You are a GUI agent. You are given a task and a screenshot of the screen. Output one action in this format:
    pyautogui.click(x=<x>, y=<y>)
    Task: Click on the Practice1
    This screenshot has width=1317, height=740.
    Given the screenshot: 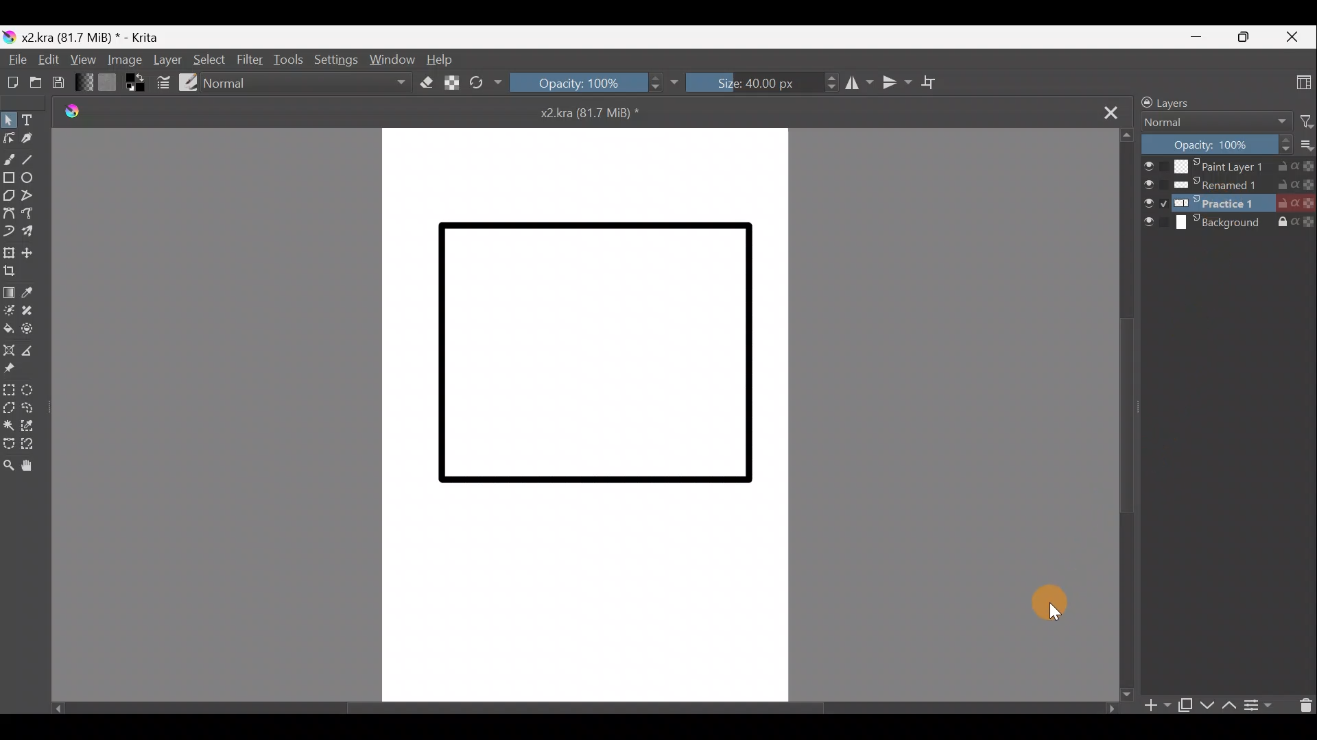 What is the action you would take?
    pyautogui.click(x=1229, y=203)
    